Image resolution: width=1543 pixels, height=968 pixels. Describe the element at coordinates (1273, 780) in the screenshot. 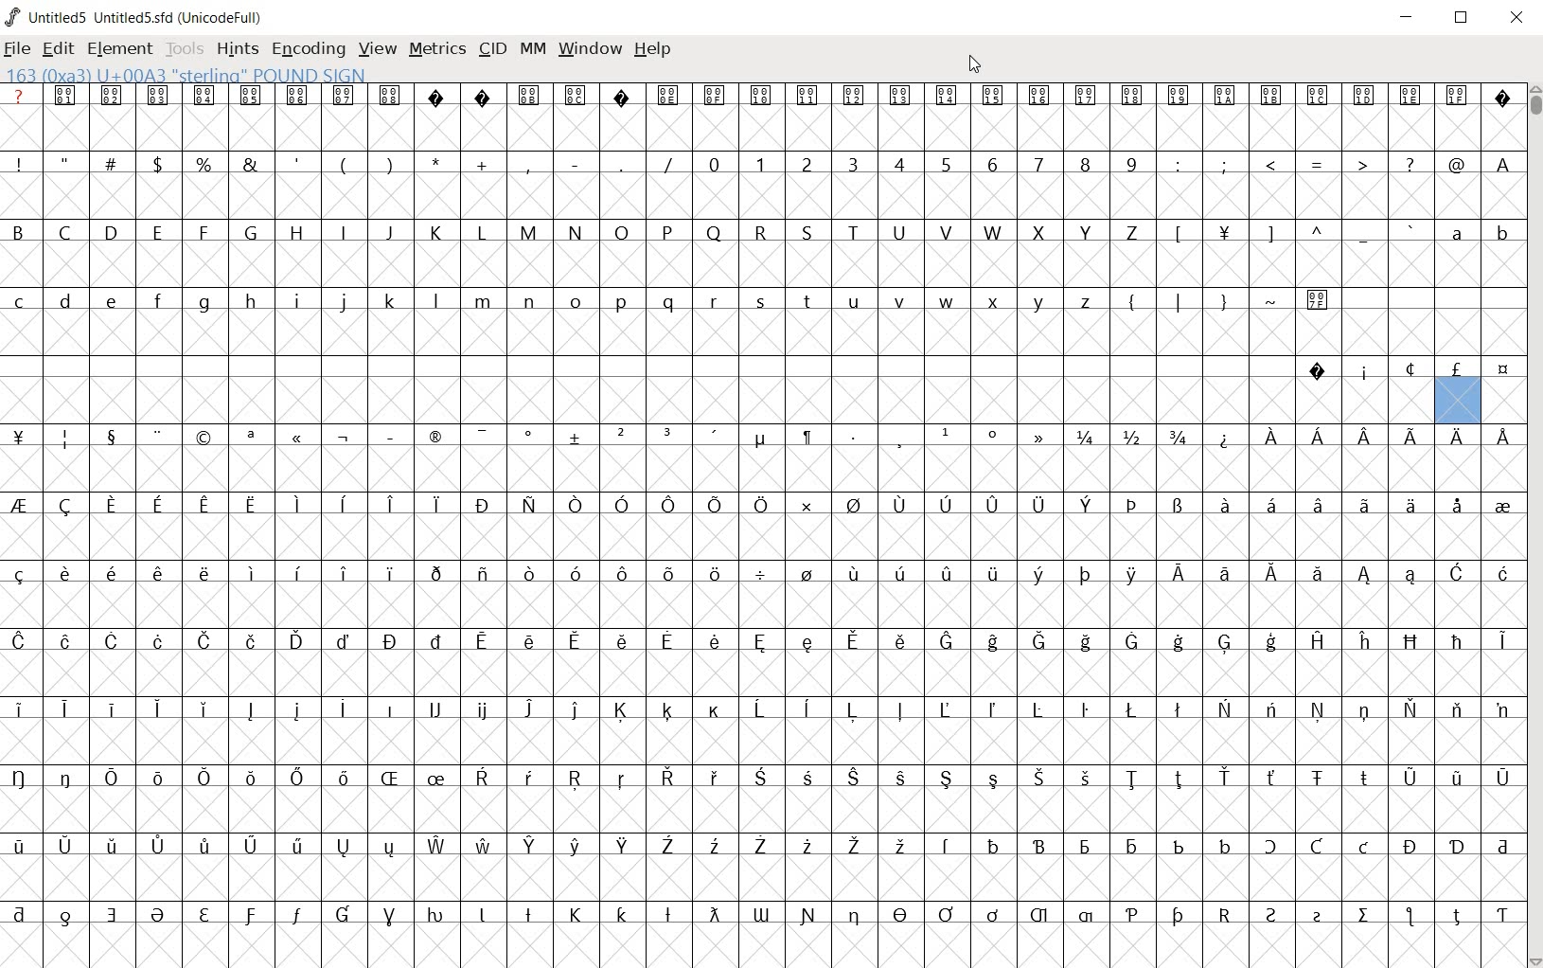

I see `Symbol` at that location.